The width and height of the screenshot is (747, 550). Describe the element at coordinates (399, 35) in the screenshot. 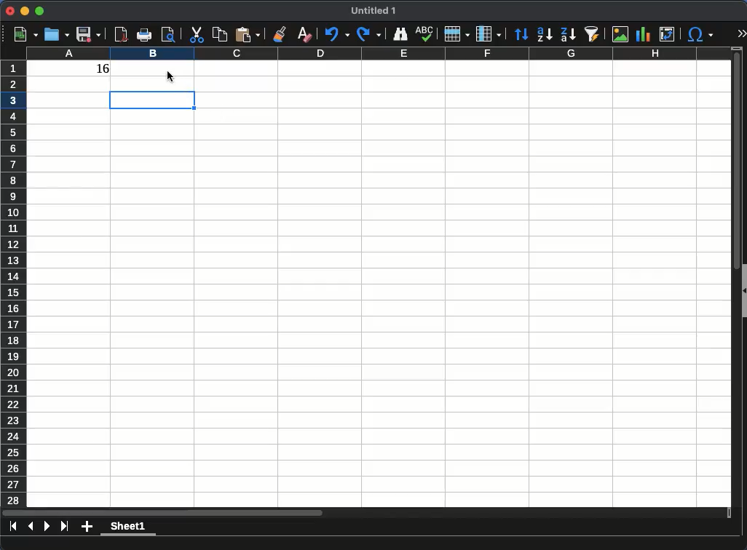

I see `finder` at that location.